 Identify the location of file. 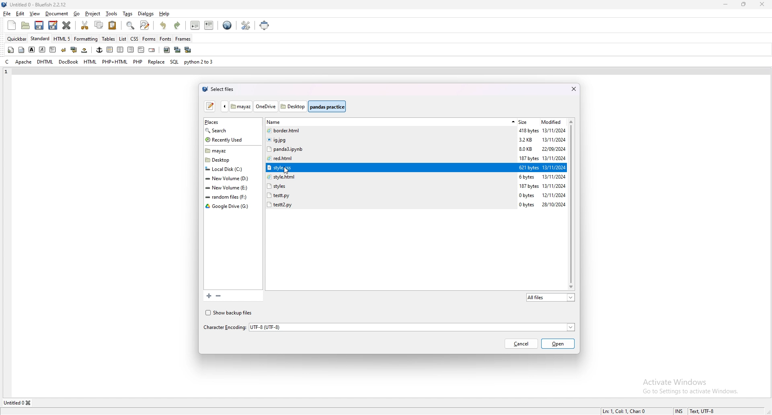
(390, 148).